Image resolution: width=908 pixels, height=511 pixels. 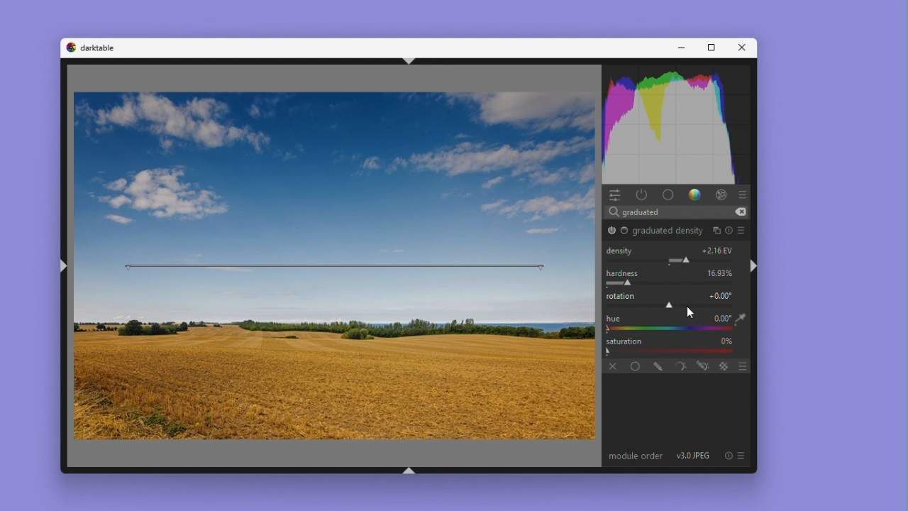 I want to click on +0.00, so click(x=720, y=295).